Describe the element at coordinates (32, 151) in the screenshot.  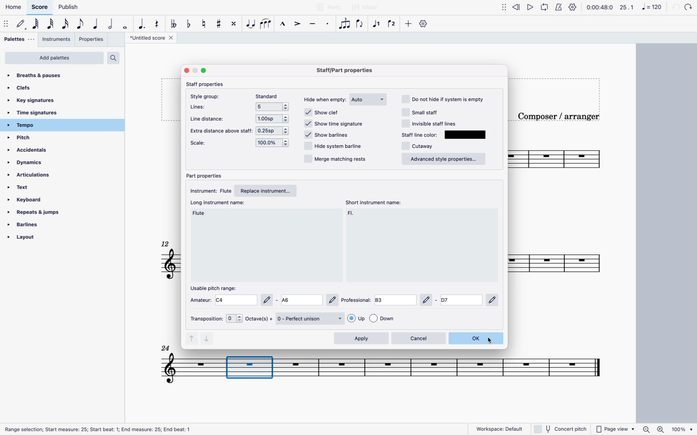
I see `accidentals` at that location.